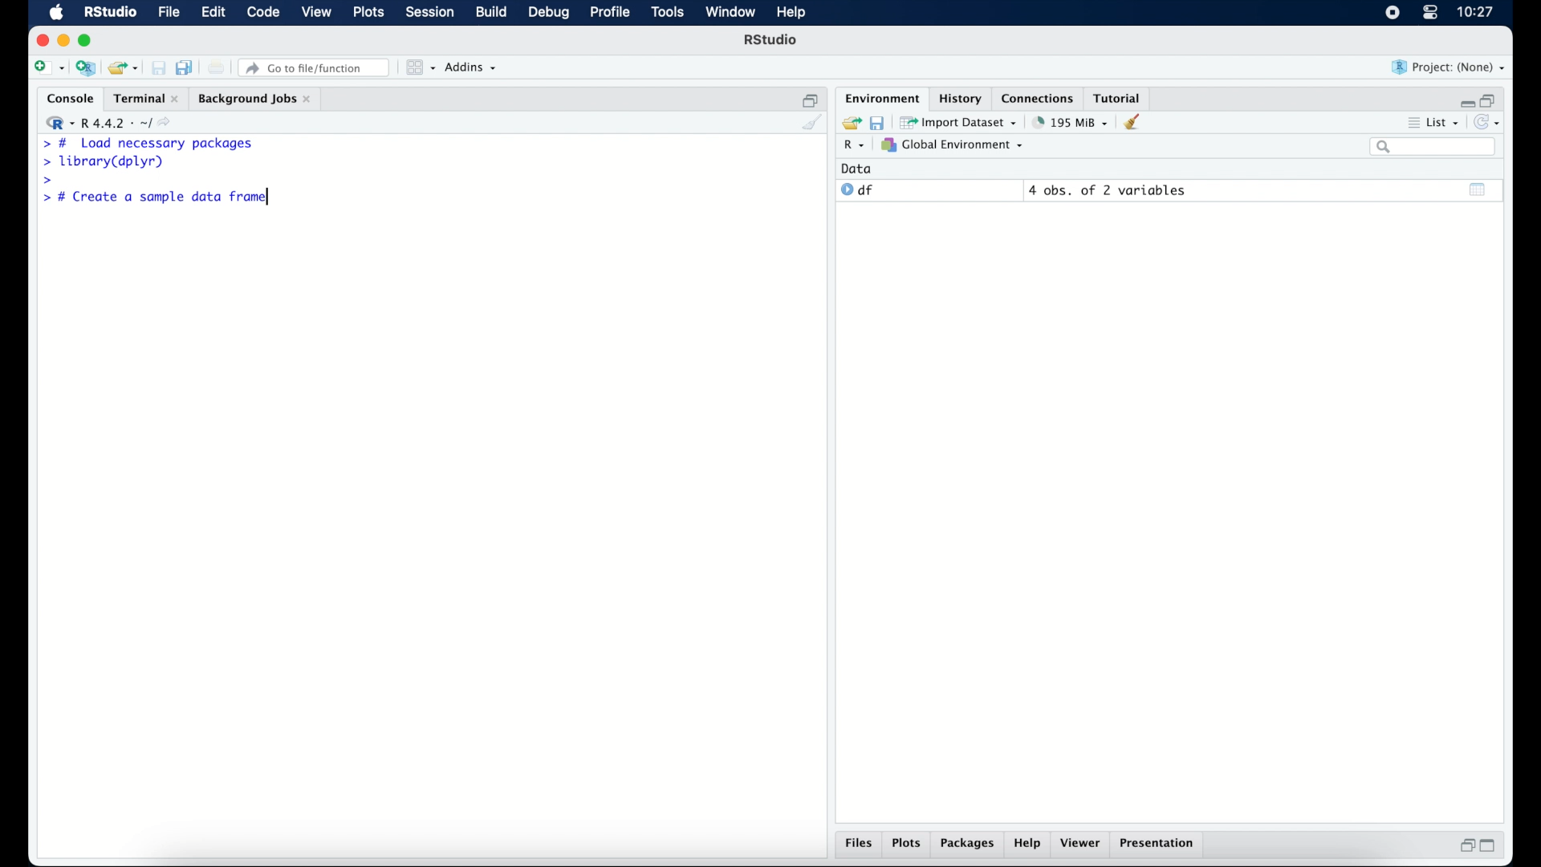  I want to click on 10.27, so click(1475, 12).